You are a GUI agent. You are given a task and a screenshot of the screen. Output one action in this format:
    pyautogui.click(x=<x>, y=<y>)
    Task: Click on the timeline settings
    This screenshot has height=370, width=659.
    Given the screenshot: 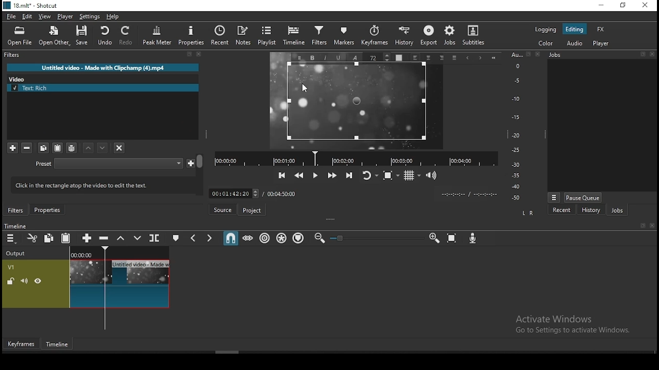 What is the action you would take?
    pyautogui.click(x=11, y=237)
    